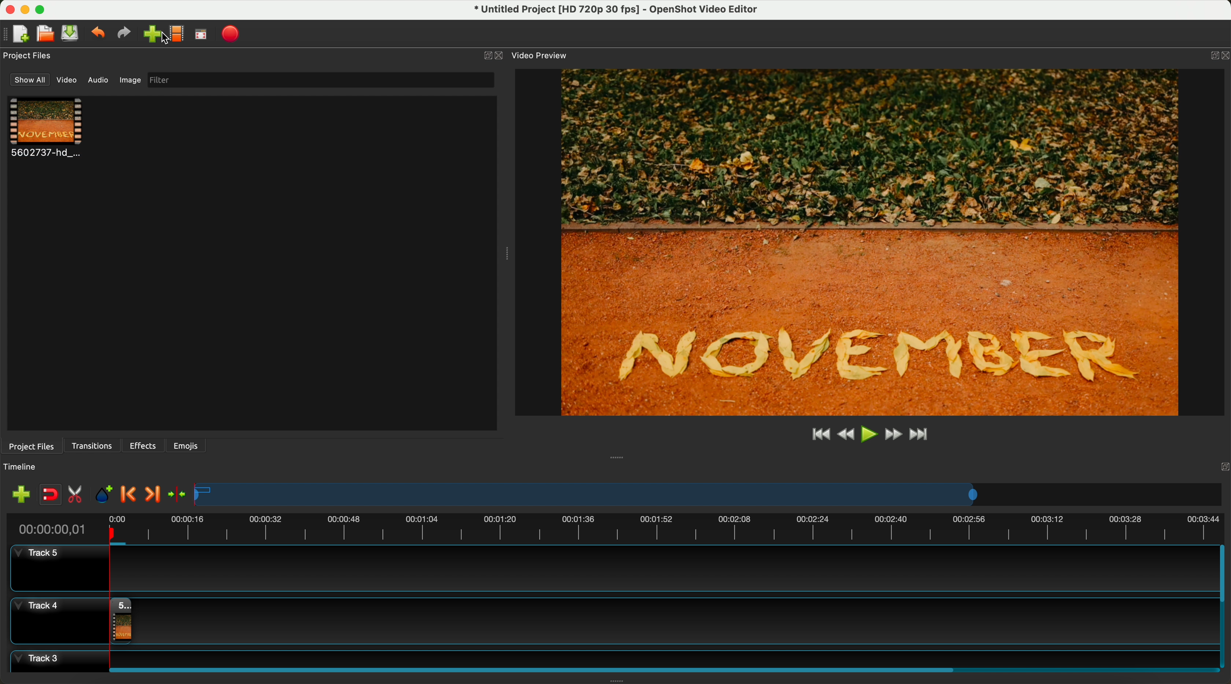 This screenshot has height=684, width=1231. Describe the element at coordinates (77, 496) in the screenshot. I see `enable razor` at that location.